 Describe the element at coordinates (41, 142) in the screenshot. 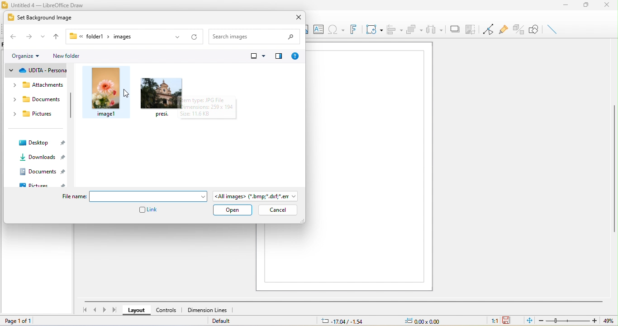

I see `desktop` at that location.